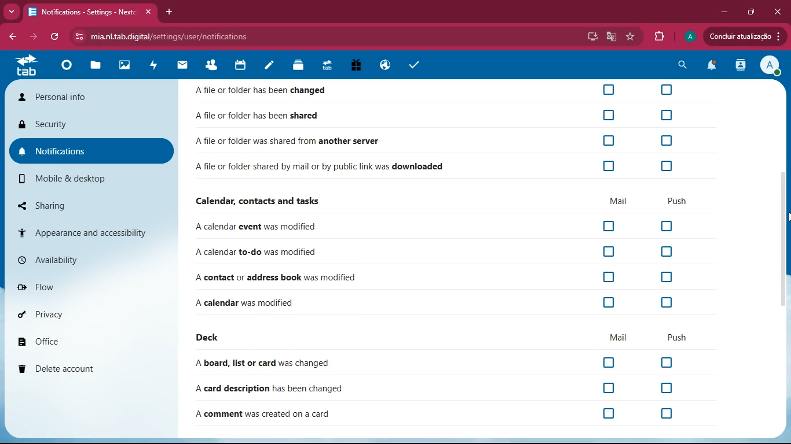 The width and height of the screenshot is (791, 444). What do you see at coordinates (671, 227) in the screenshot?
I see `off` at bounding box center [671, 227].